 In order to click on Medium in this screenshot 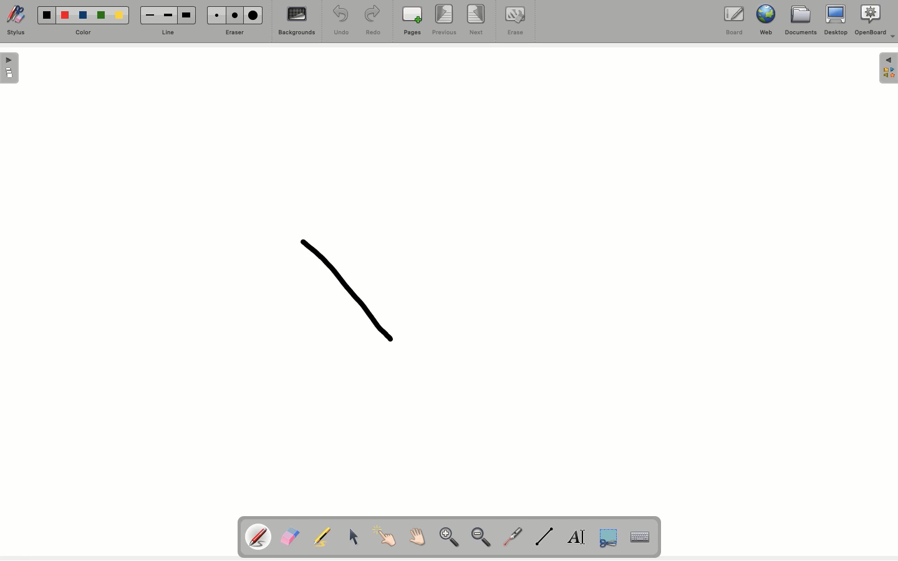, I will do `click(236, 16)`.